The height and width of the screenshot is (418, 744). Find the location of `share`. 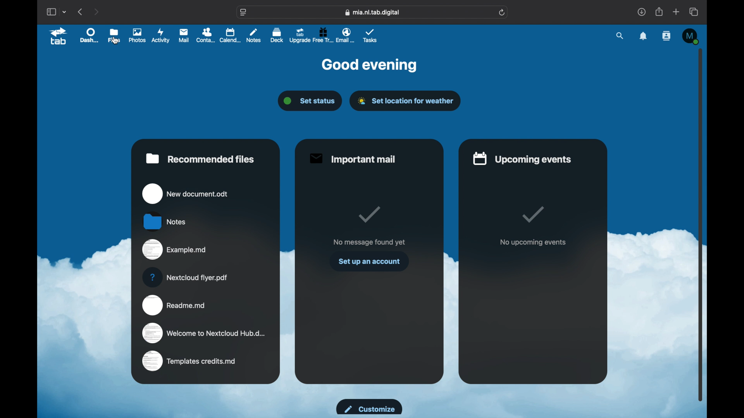

share is located at coordinates (660, 12).